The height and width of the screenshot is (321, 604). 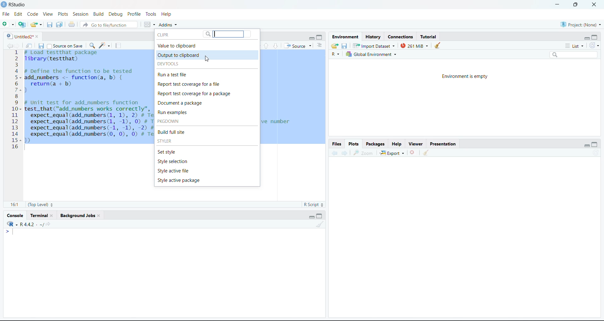 What do you see at coordinates (429, 36) in the screenshot?
I see `Tutorial` at bounding box center [429, 36].